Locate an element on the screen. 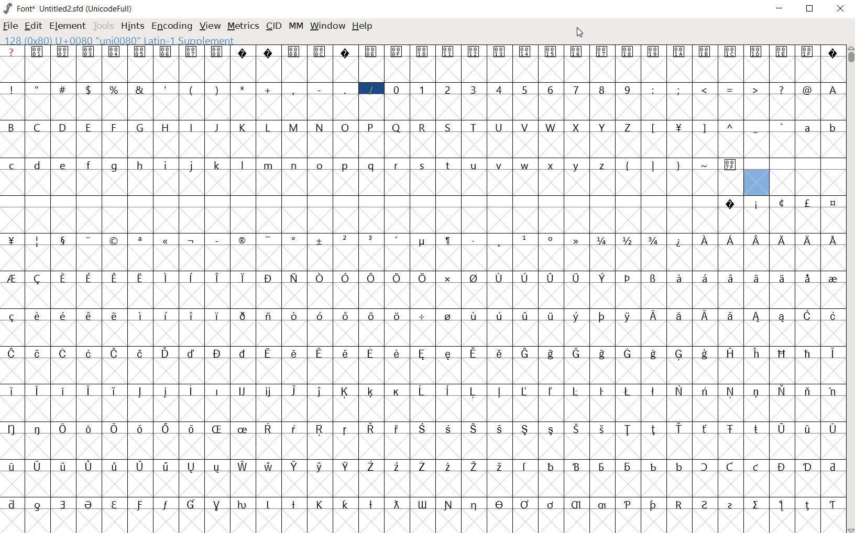 This screenshot has height=533, width=855. glyph is located at coordinates (115, 353).